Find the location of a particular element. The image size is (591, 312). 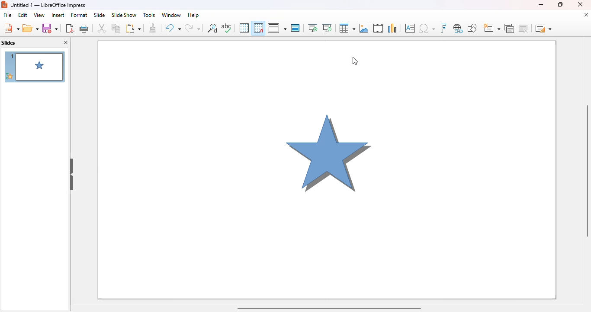

edit is located at coordinates (23, 15).